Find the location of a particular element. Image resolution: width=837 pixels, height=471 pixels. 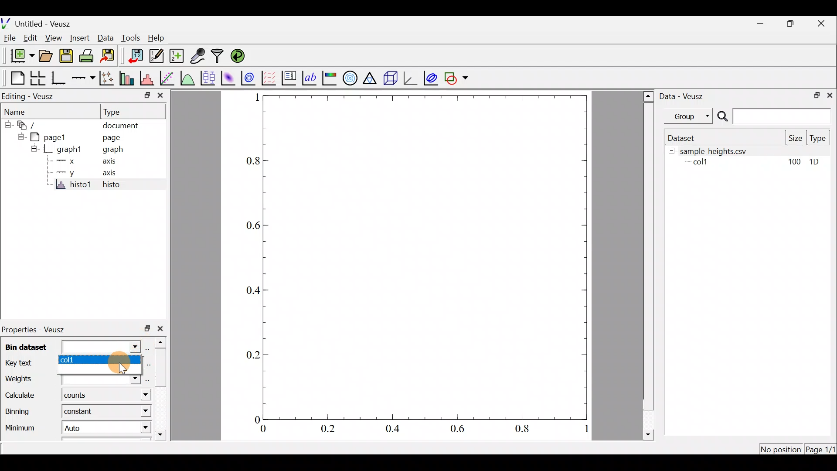

1 is located at coordinates (581, 428).